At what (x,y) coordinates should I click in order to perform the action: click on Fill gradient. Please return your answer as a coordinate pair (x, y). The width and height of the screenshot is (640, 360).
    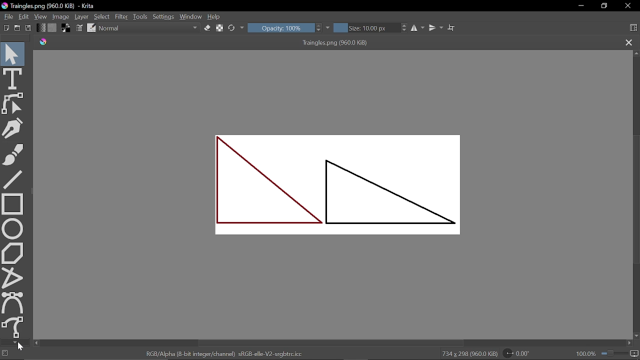
    Looking at the image, I should click on (41, 27).